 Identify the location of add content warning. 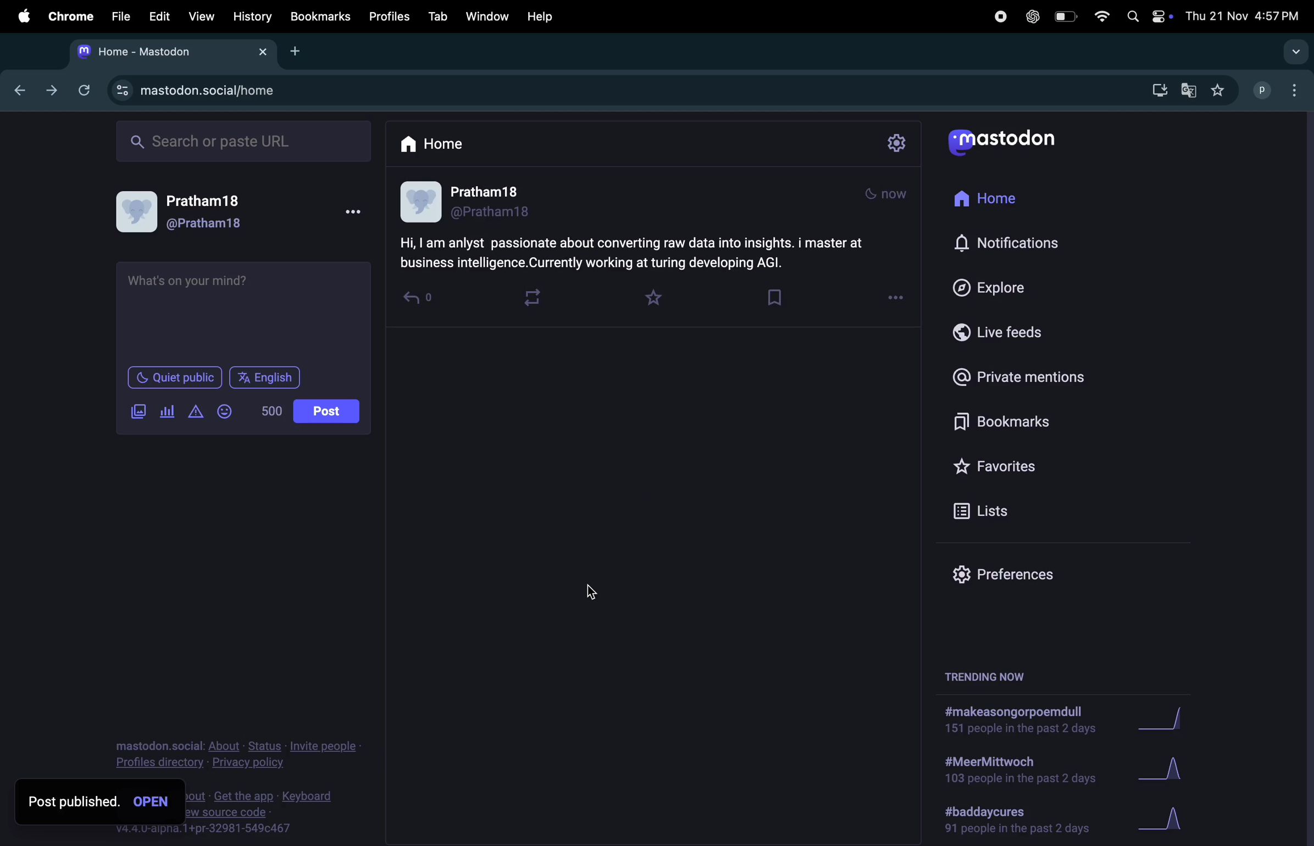
(196, 413).